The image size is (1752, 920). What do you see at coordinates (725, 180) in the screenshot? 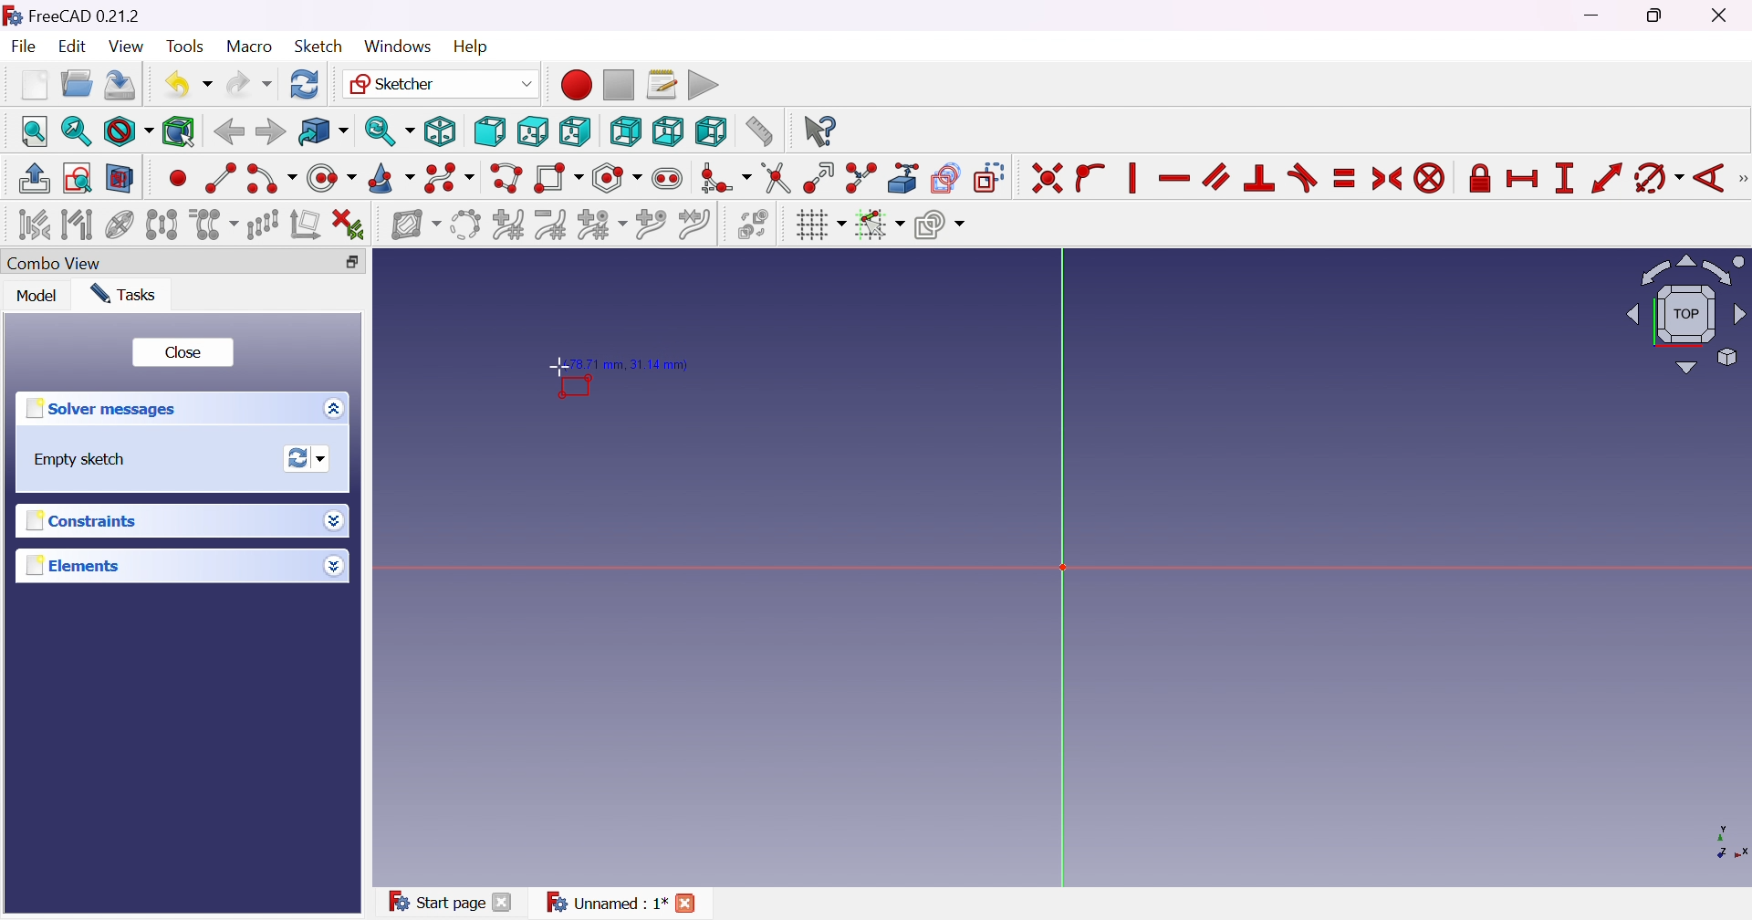
I see `Create fillet` at bounding box center [725, 180].